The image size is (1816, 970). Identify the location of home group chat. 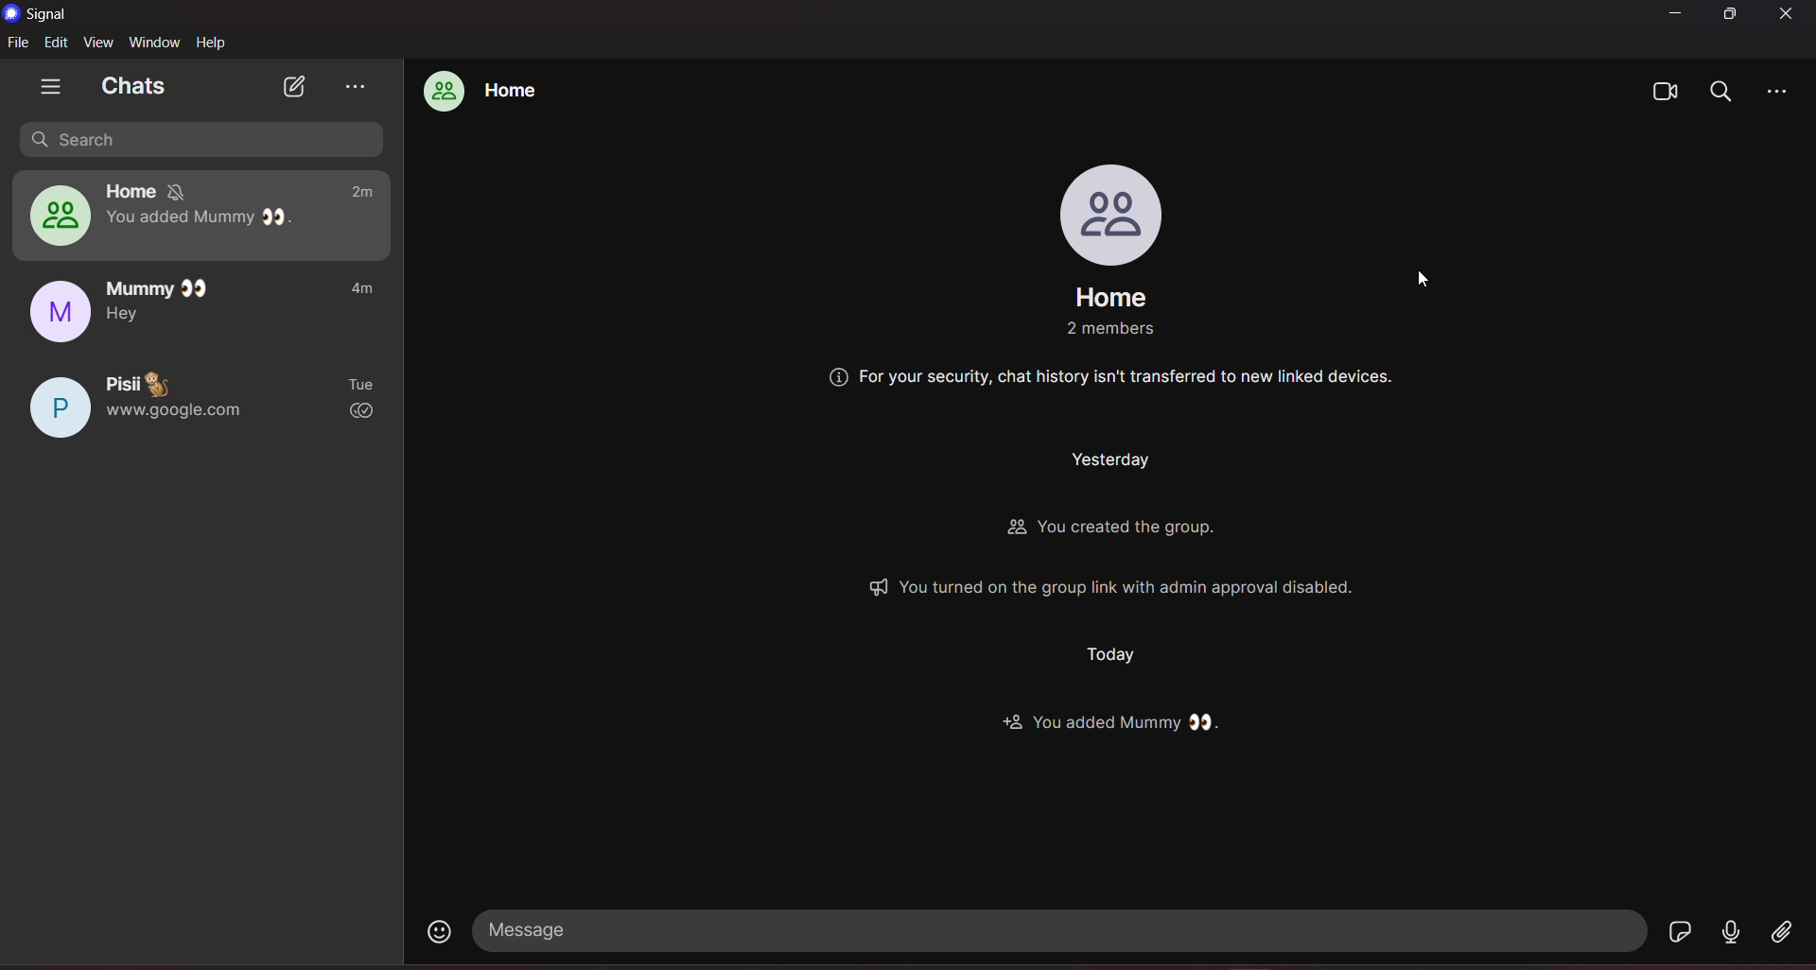
(484, 90).